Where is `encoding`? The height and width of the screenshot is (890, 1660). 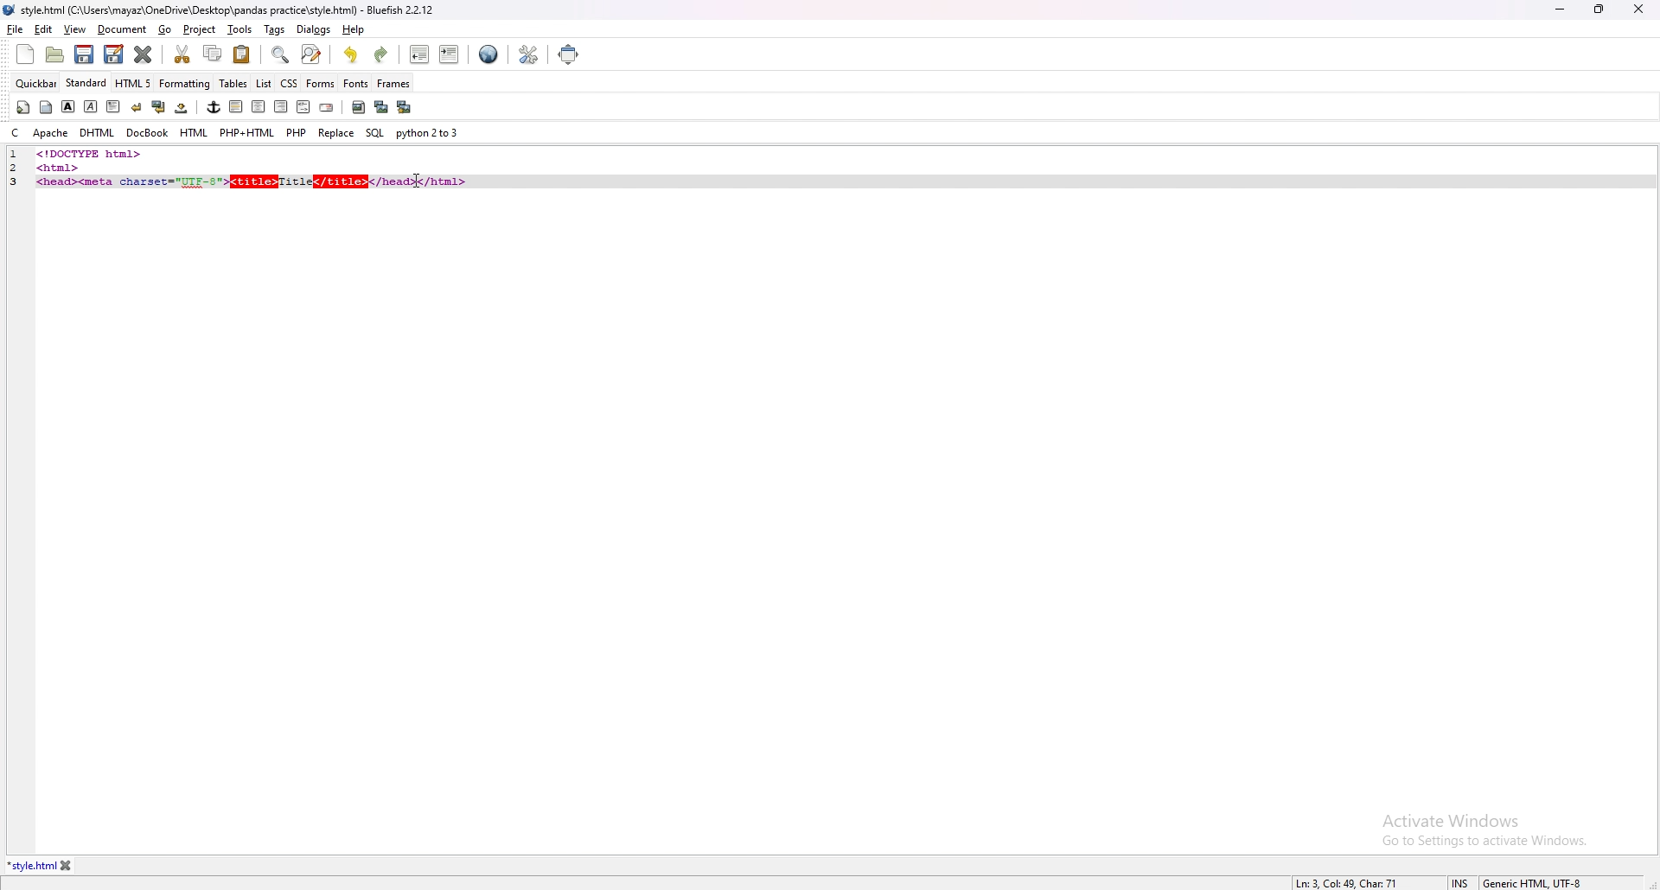 encoding is located at coordinates (1532, 881).